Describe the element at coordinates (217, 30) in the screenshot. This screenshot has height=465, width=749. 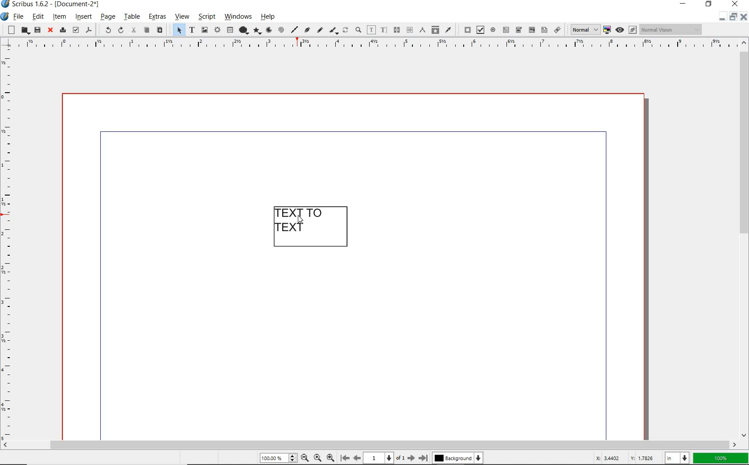
I see `render frame` at that location.